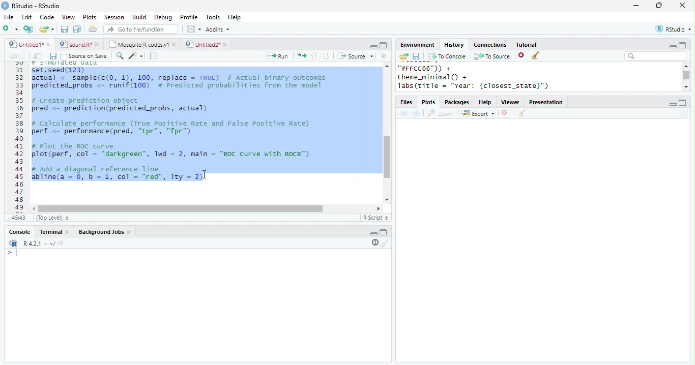 The height and width of the screenshot is (365, 695). I want to click on clear, so click(385, 242).